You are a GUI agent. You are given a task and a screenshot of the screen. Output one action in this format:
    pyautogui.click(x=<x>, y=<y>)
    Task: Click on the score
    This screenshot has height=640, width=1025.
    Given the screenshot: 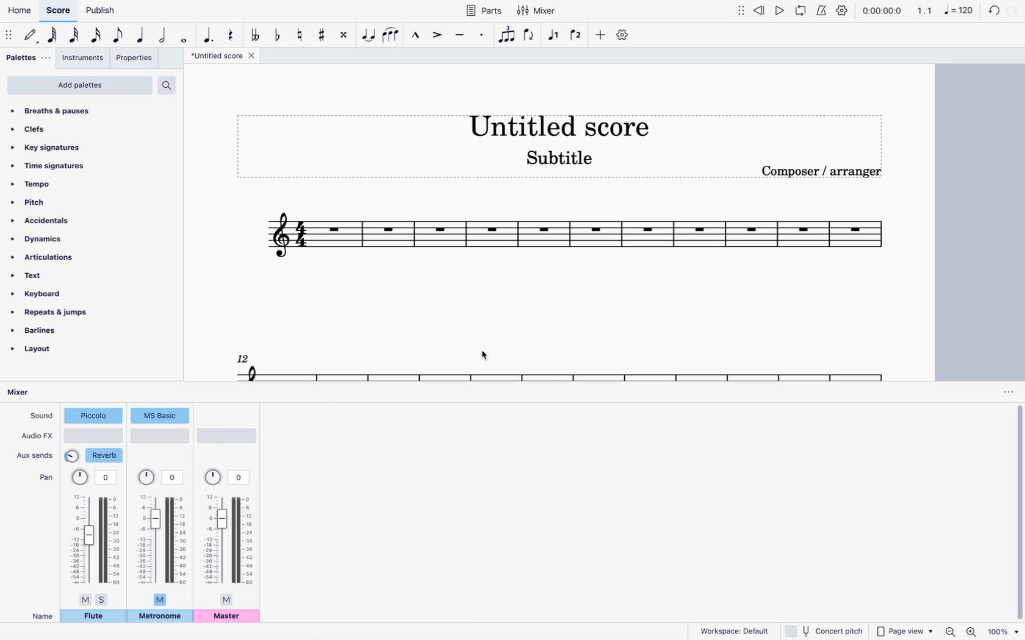 What is the action you would take?
    pyautogui.click(x=58, y=11)
    